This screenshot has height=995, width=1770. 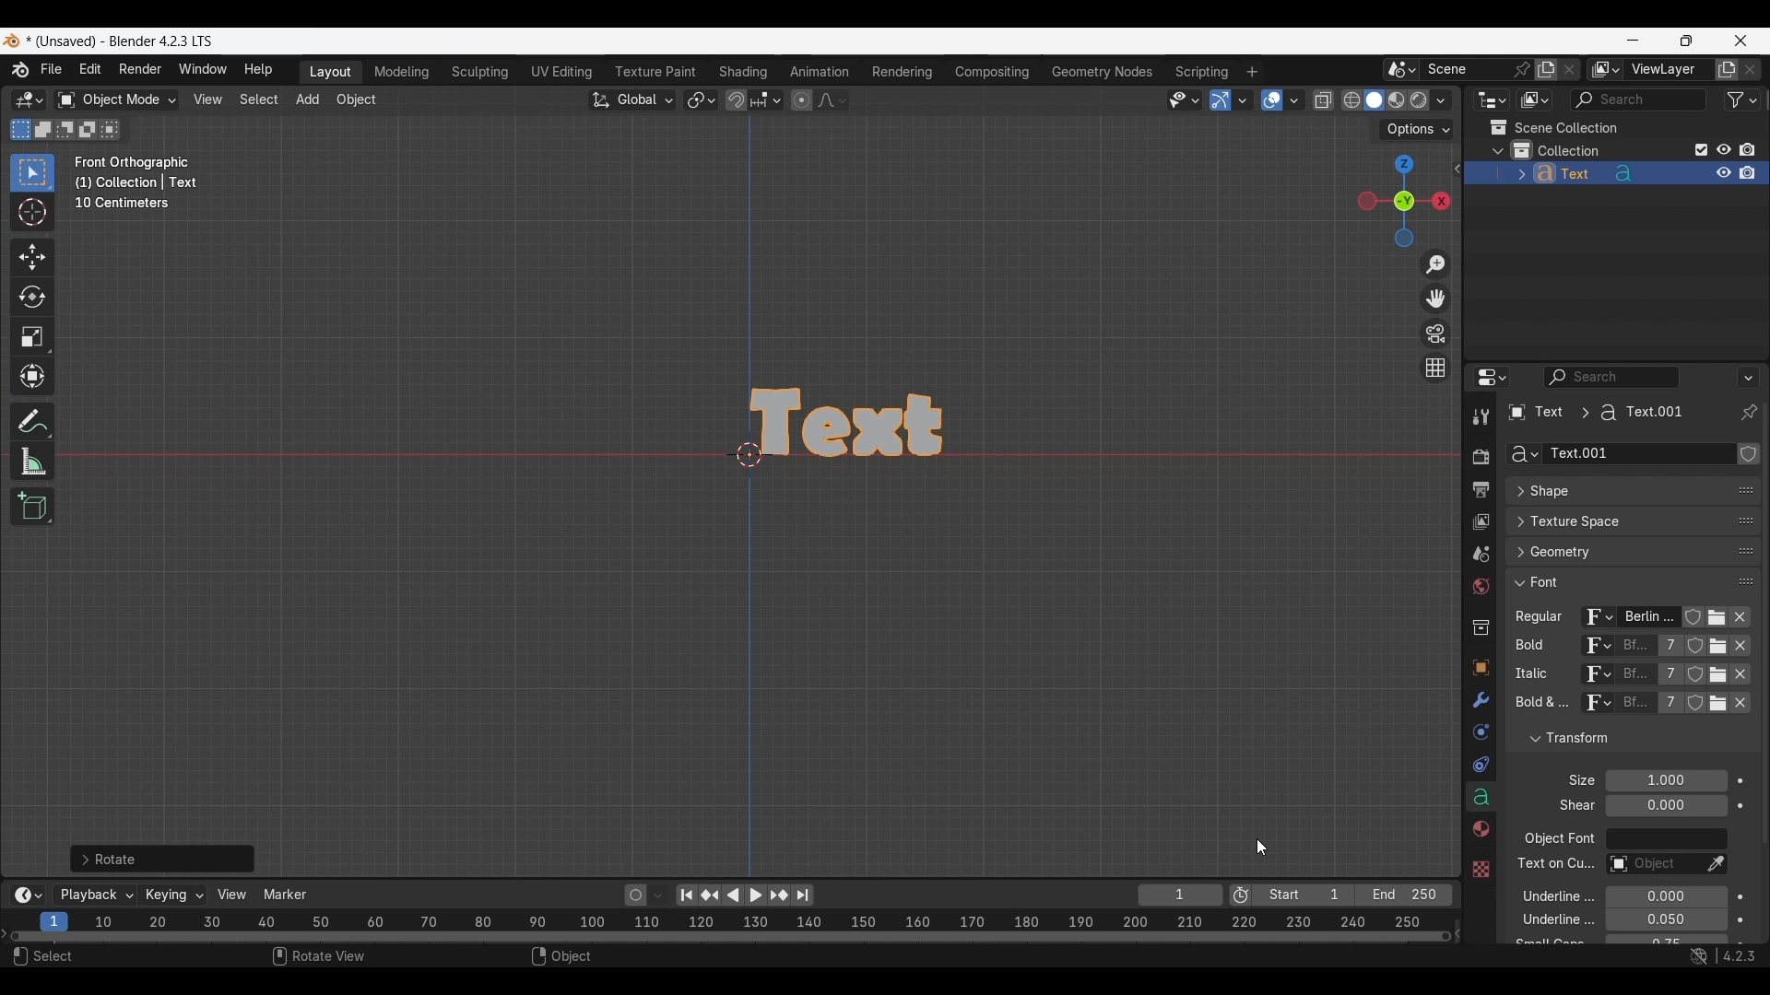 I want to click on Click to use a preset viewport, so click(x=1399, y=201).